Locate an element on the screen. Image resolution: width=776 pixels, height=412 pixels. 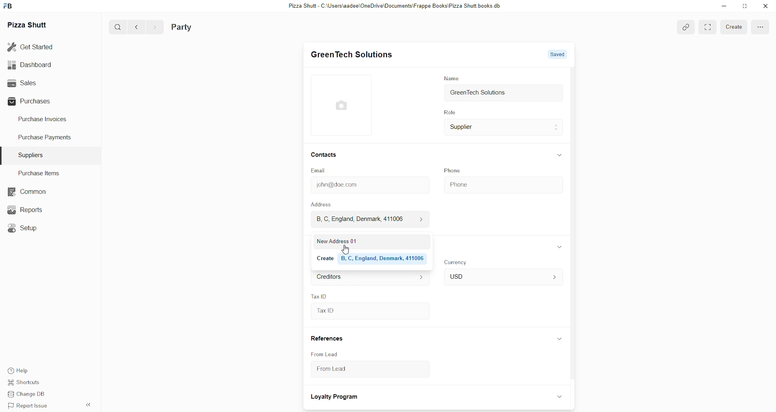
Tax ID is located at coordinates (369, 311).